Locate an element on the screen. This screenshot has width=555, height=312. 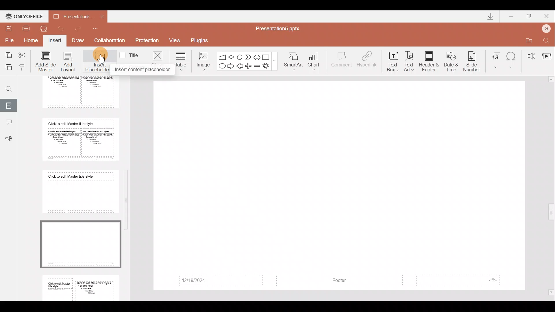
Add slide master is located at coordinates (47, 62).